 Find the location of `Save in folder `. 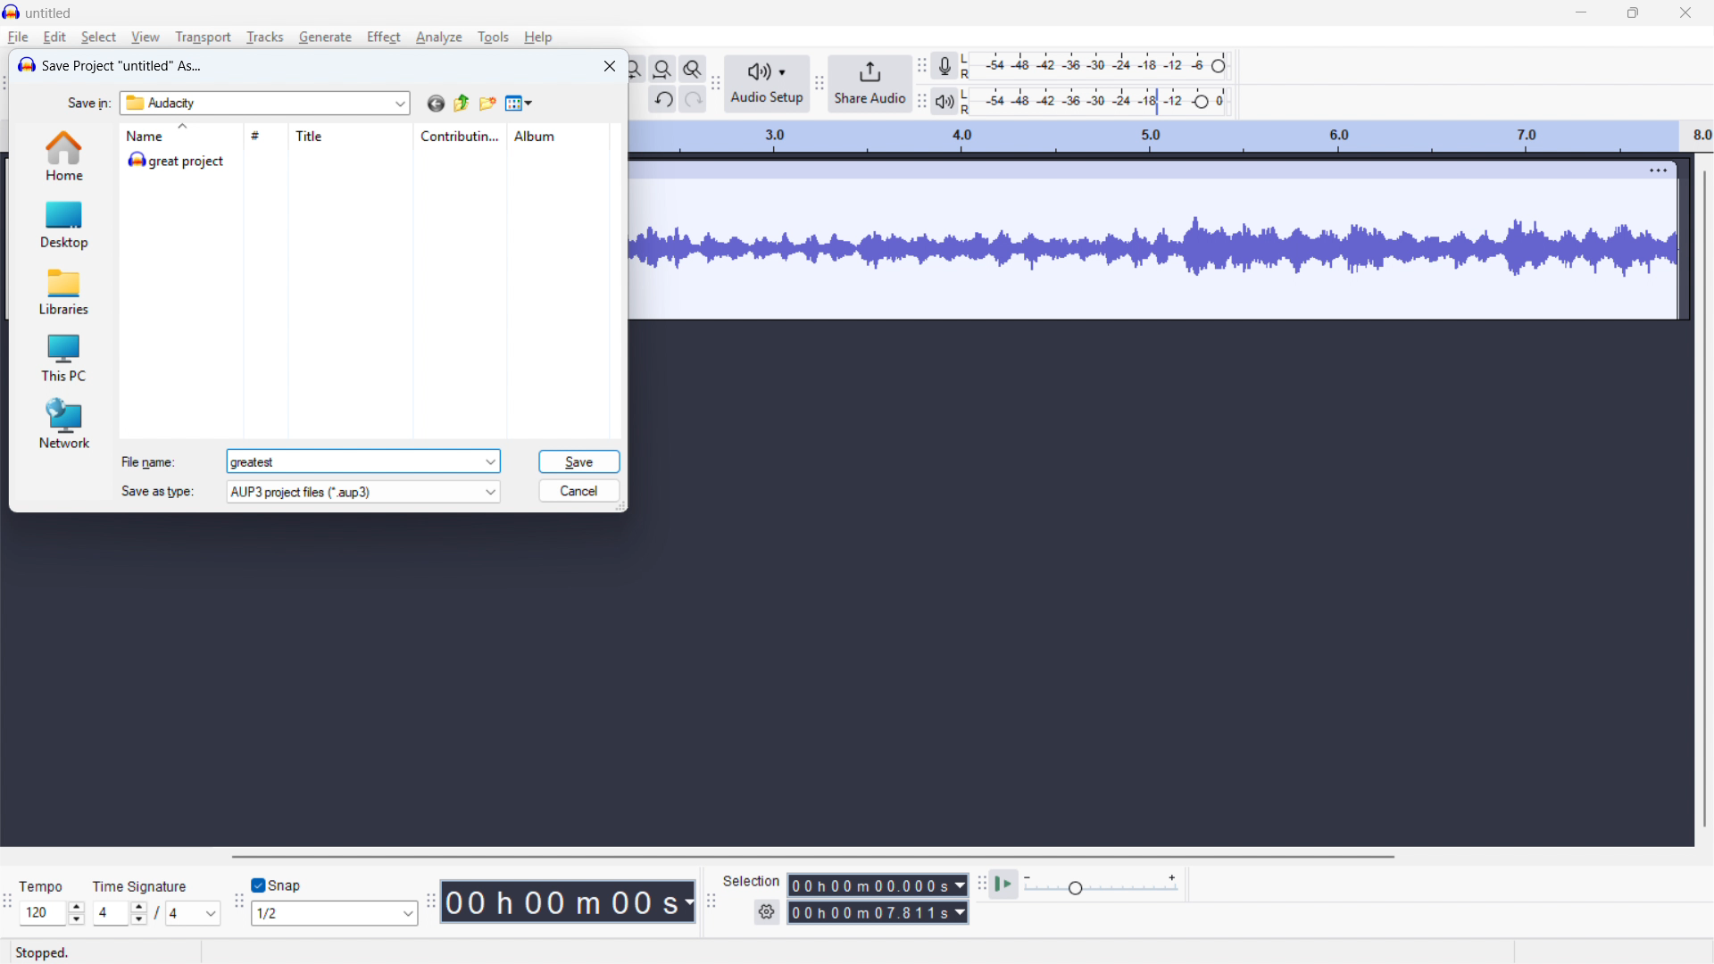

Save in folder  is located at coordinates (265, 104).